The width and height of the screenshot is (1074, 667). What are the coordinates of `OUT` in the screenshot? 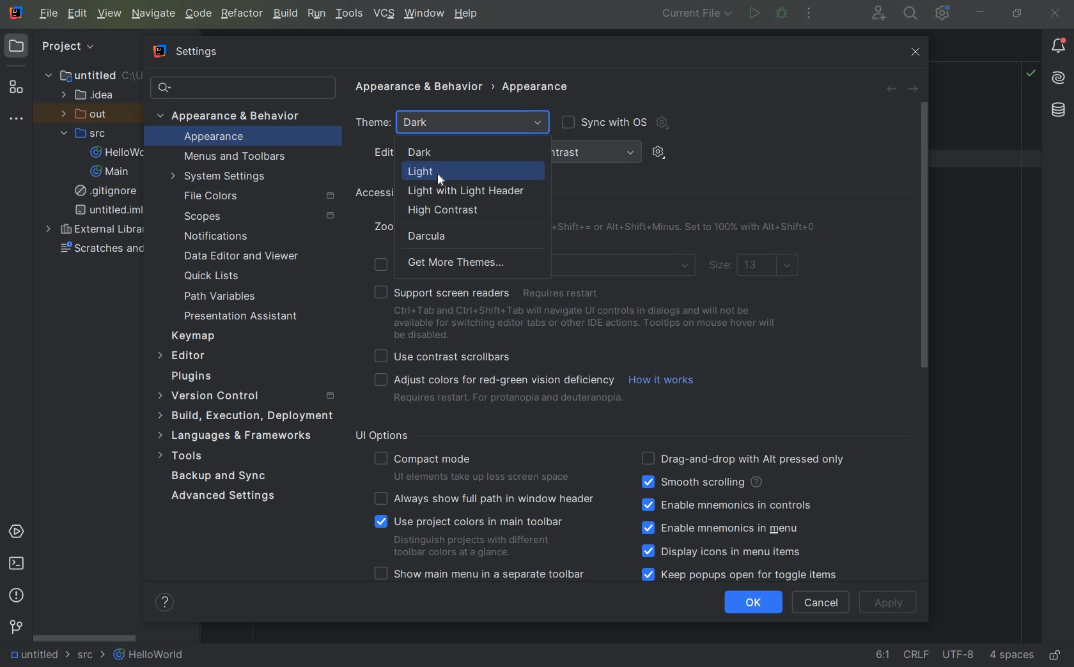 It's located at (88, 114).